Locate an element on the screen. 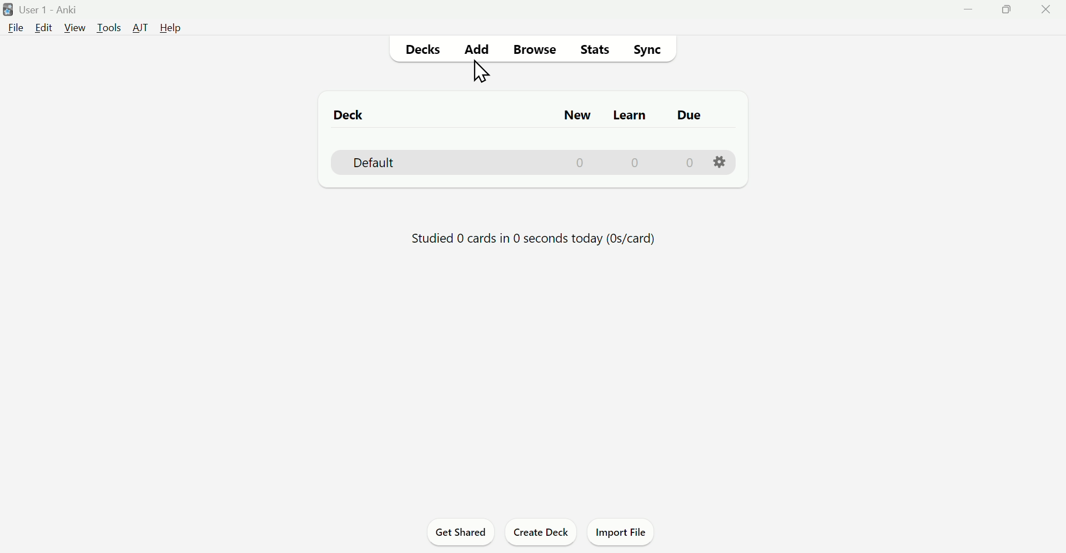 The image size is (1066, 553). Edit is located at coordinates (42, 29).